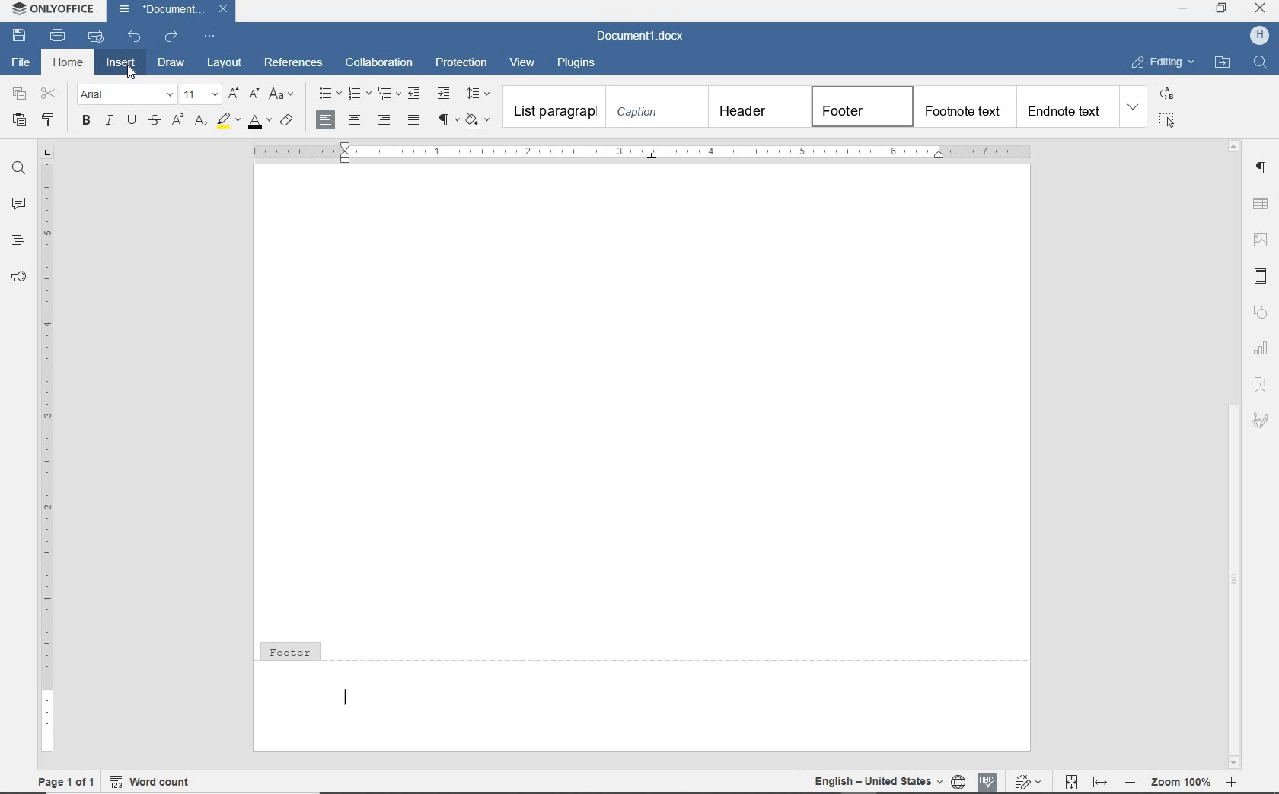 The width and height of the screenshot is (1279, 794). Describe the element at coordinates (45, 449) in the screenshot. I see `ruler` at that location.